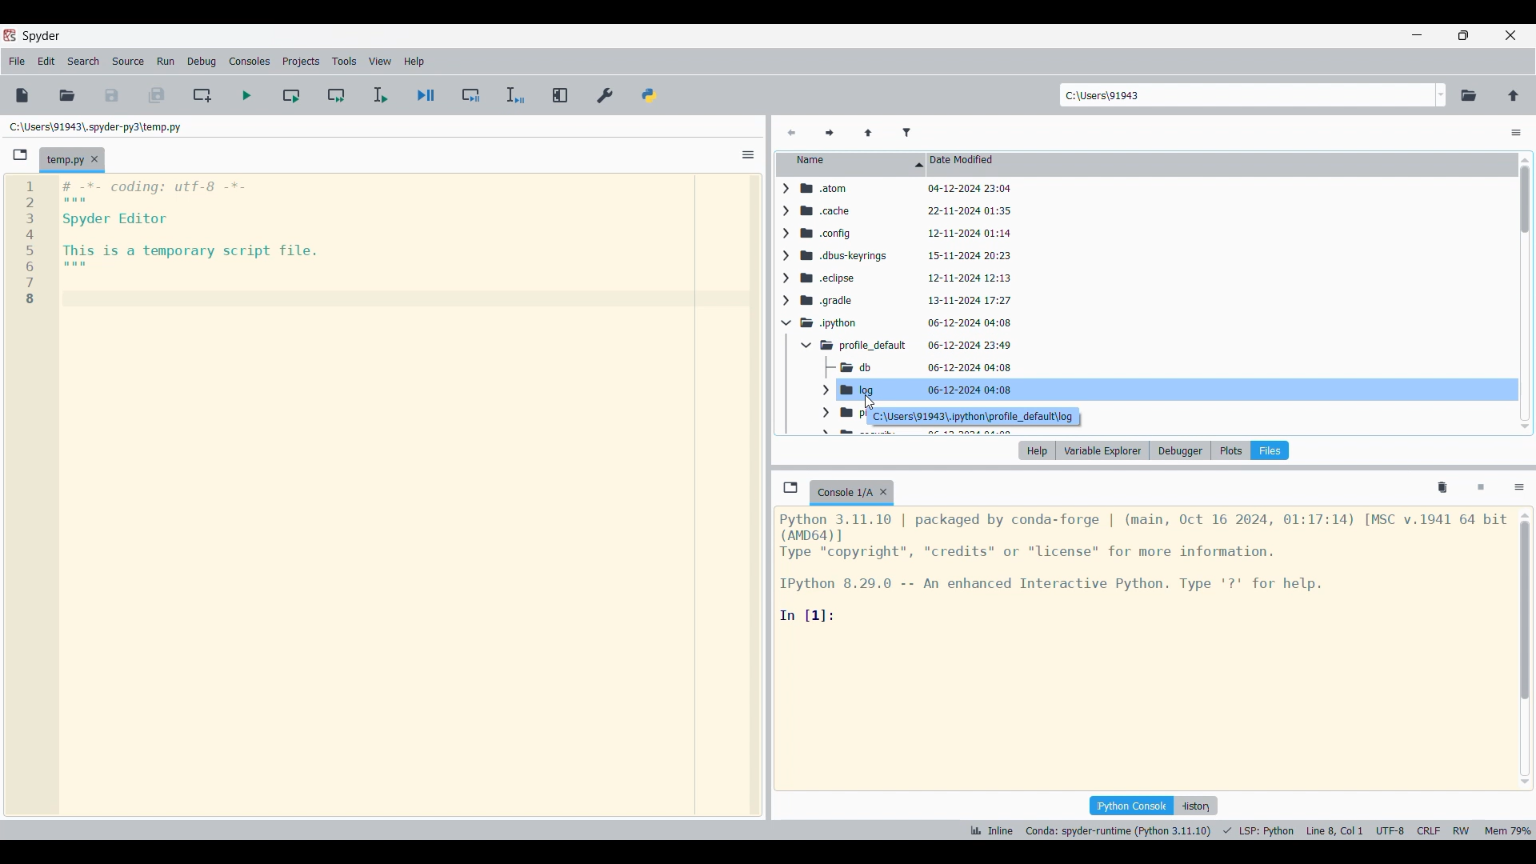 The width and height of the screenshot is (1536, 864). What do you see at coordinates (380, 61) in the screenshot?
I see `View menu` at bounding box center [380, 61].